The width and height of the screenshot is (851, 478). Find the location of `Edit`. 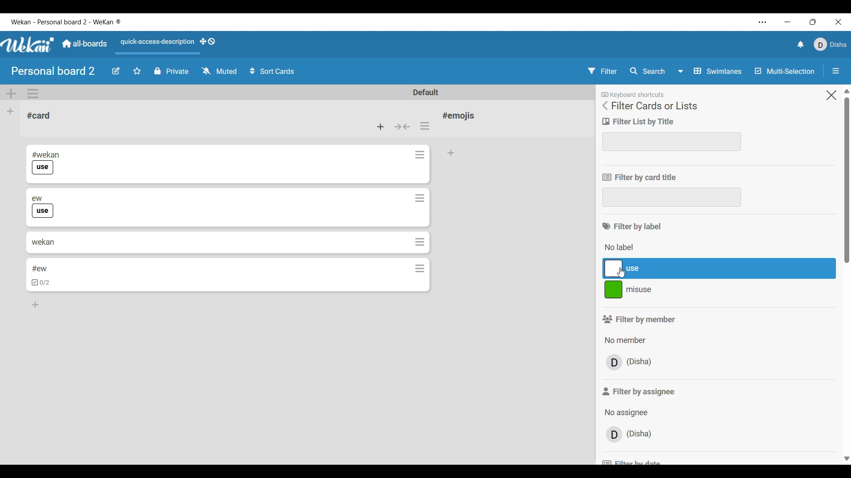

Edit is located at coordinates (116, 71).